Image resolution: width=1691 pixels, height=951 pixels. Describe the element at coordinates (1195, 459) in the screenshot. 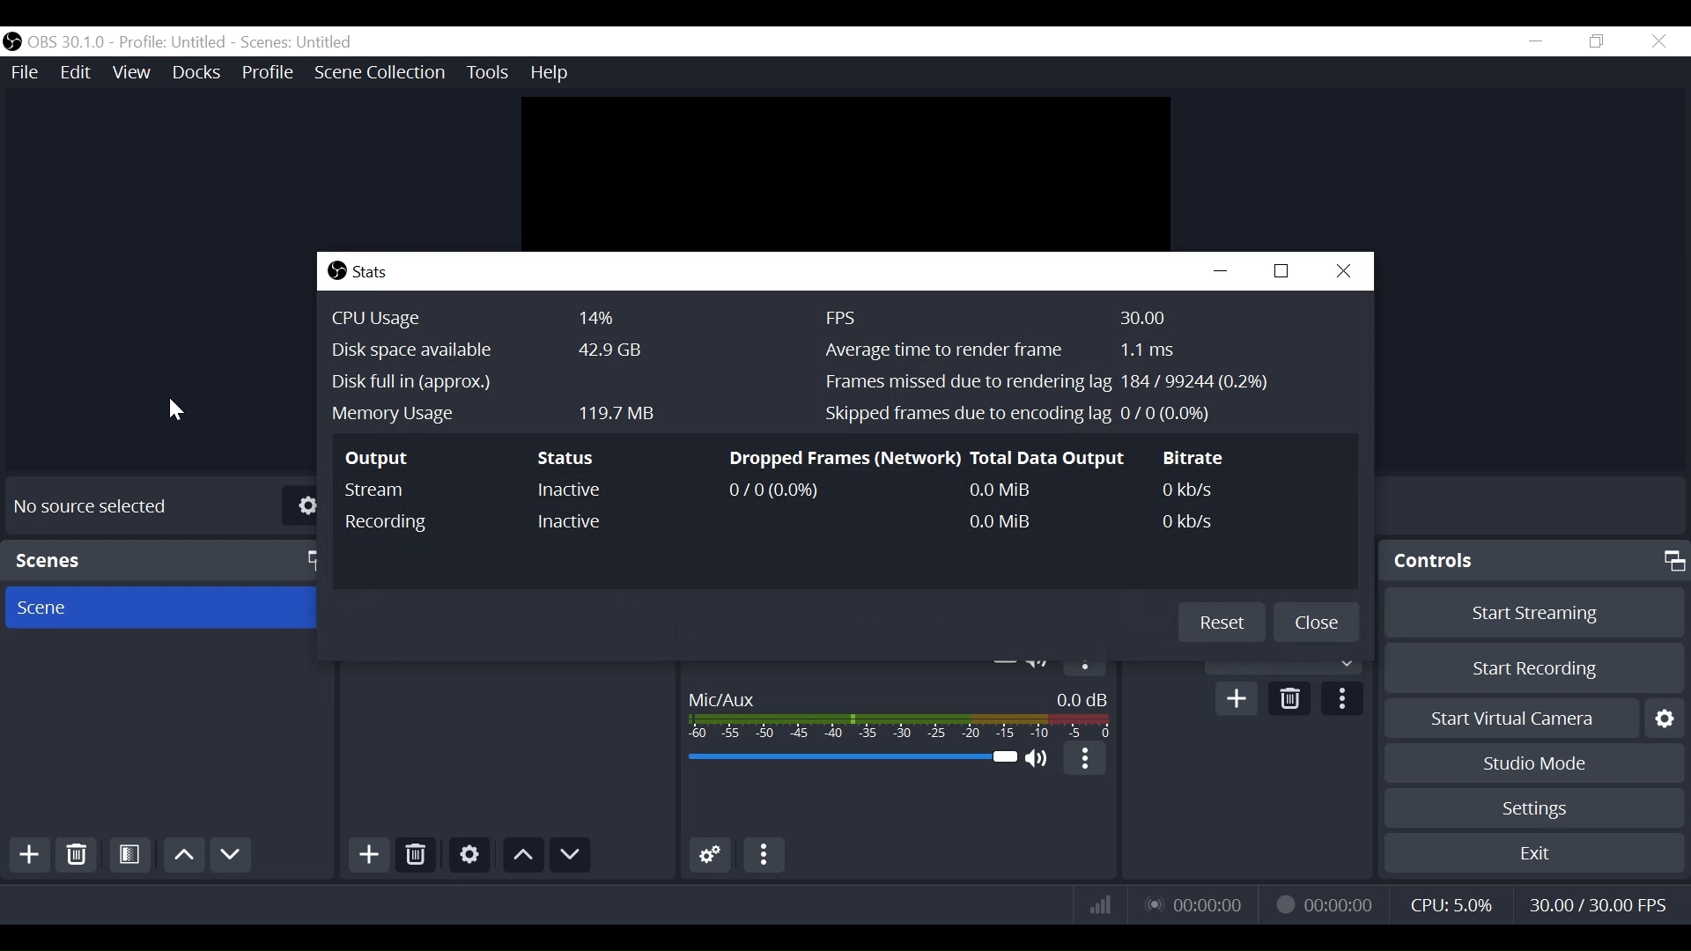

I see `Bitrate` at that location.